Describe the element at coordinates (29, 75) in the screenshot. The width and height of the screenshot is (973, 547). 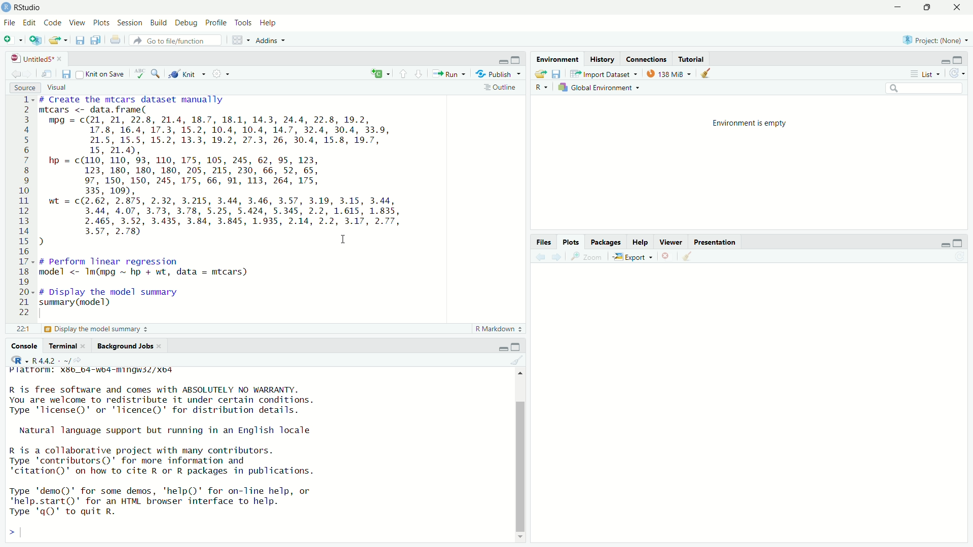
I see `go forward` at that location.